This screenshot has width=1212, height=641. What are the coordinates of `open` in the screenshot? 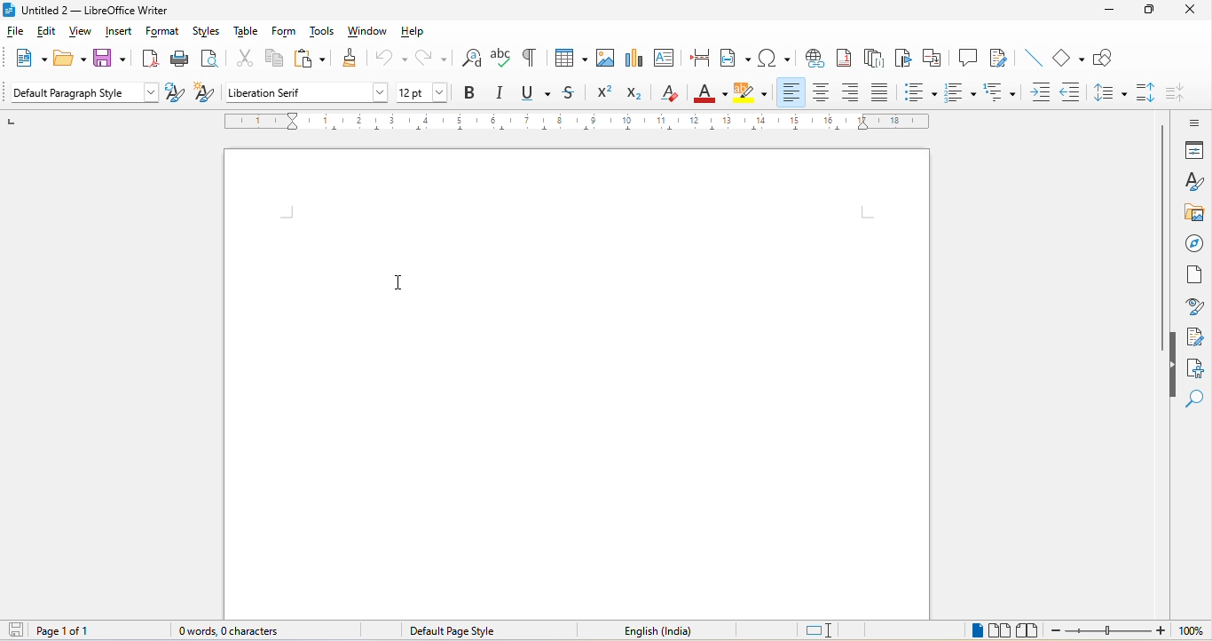 It's located at (71, 57).